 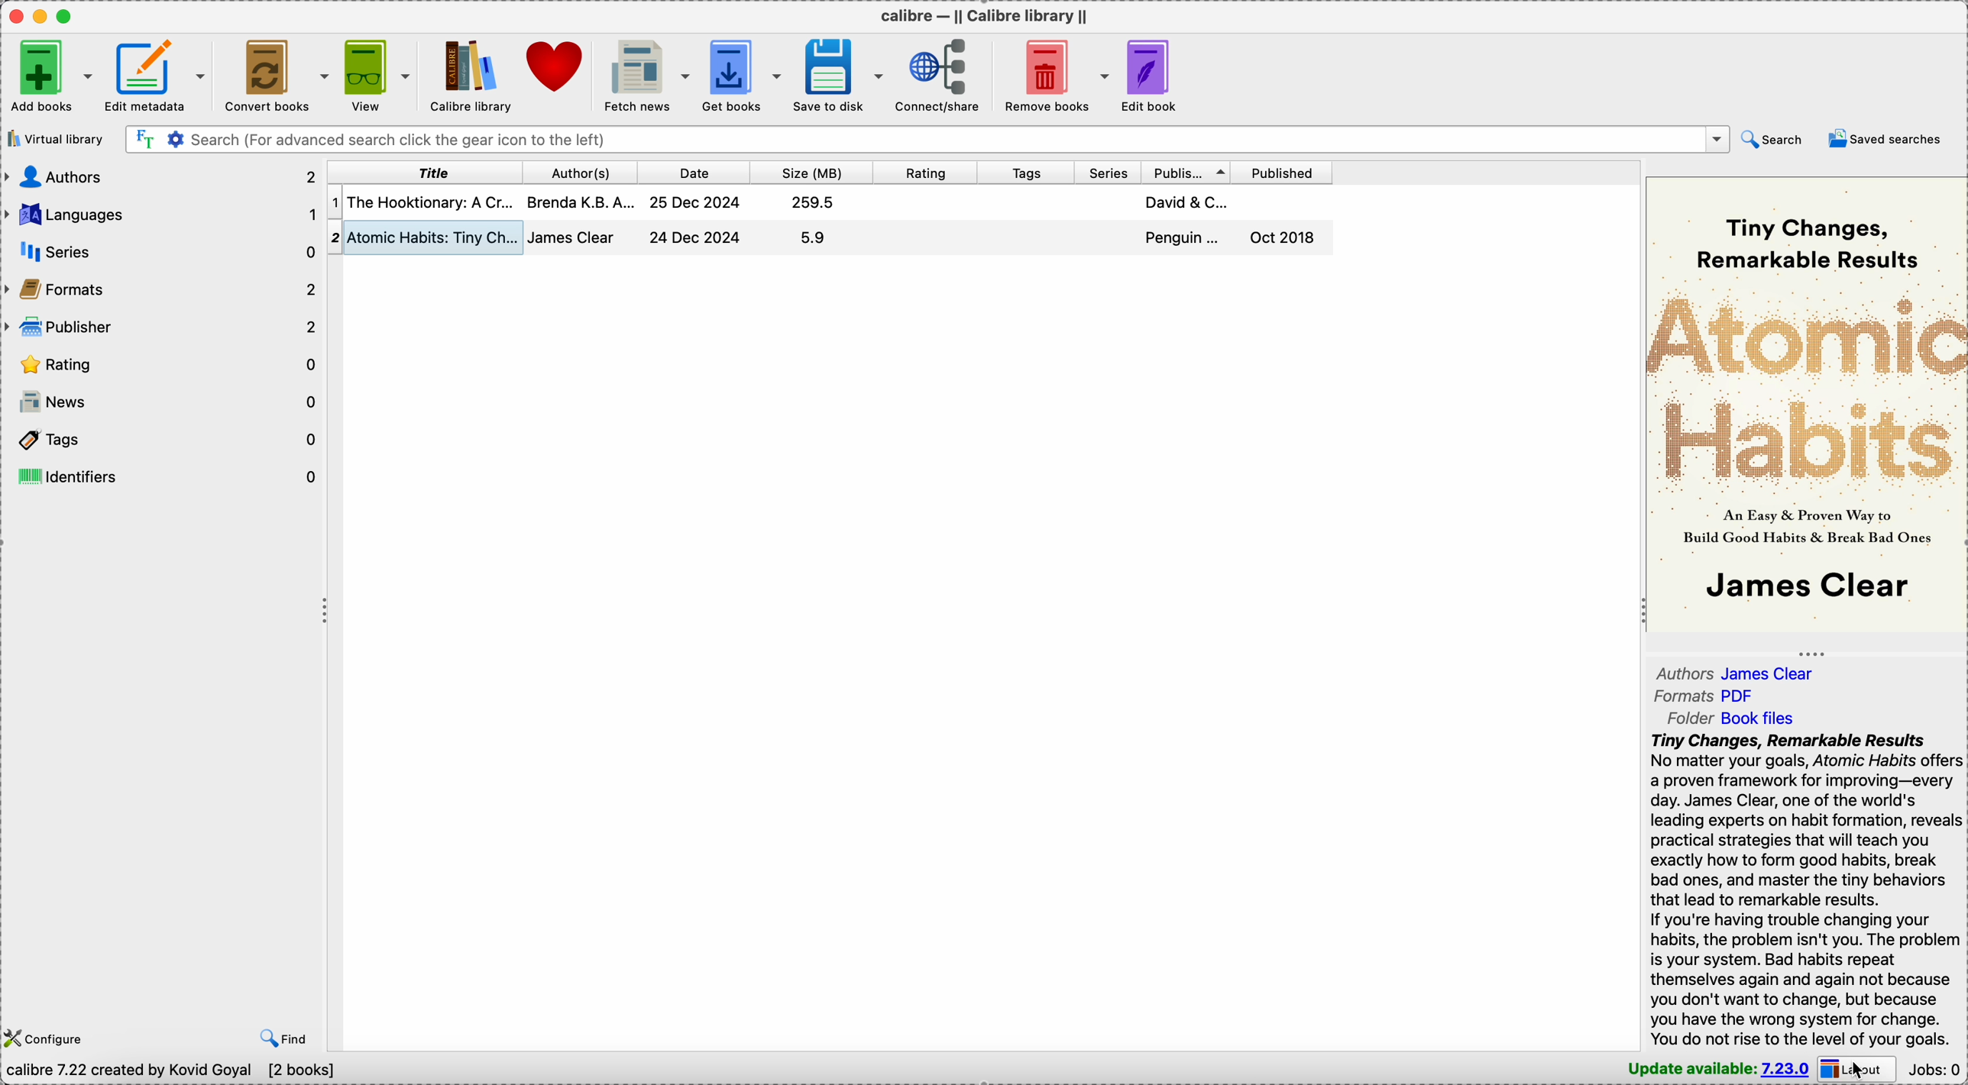 I want to click on virtual library, so click(x=53, y=143).